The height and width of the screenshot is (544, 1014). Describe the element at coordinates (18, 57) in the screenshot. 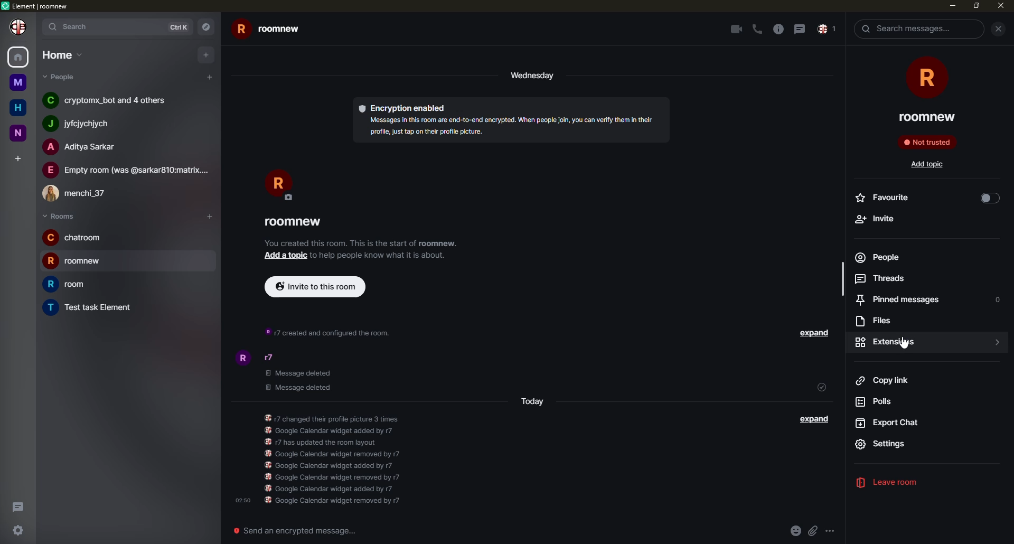

I see `home` at that location.